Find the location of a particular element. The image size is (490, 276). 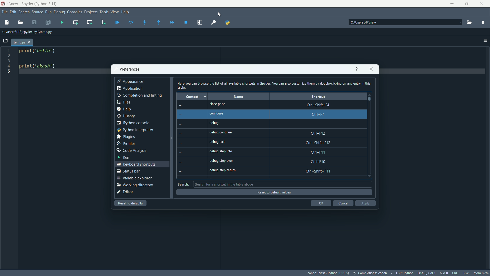

run selection is located at coordinates (102, 23).